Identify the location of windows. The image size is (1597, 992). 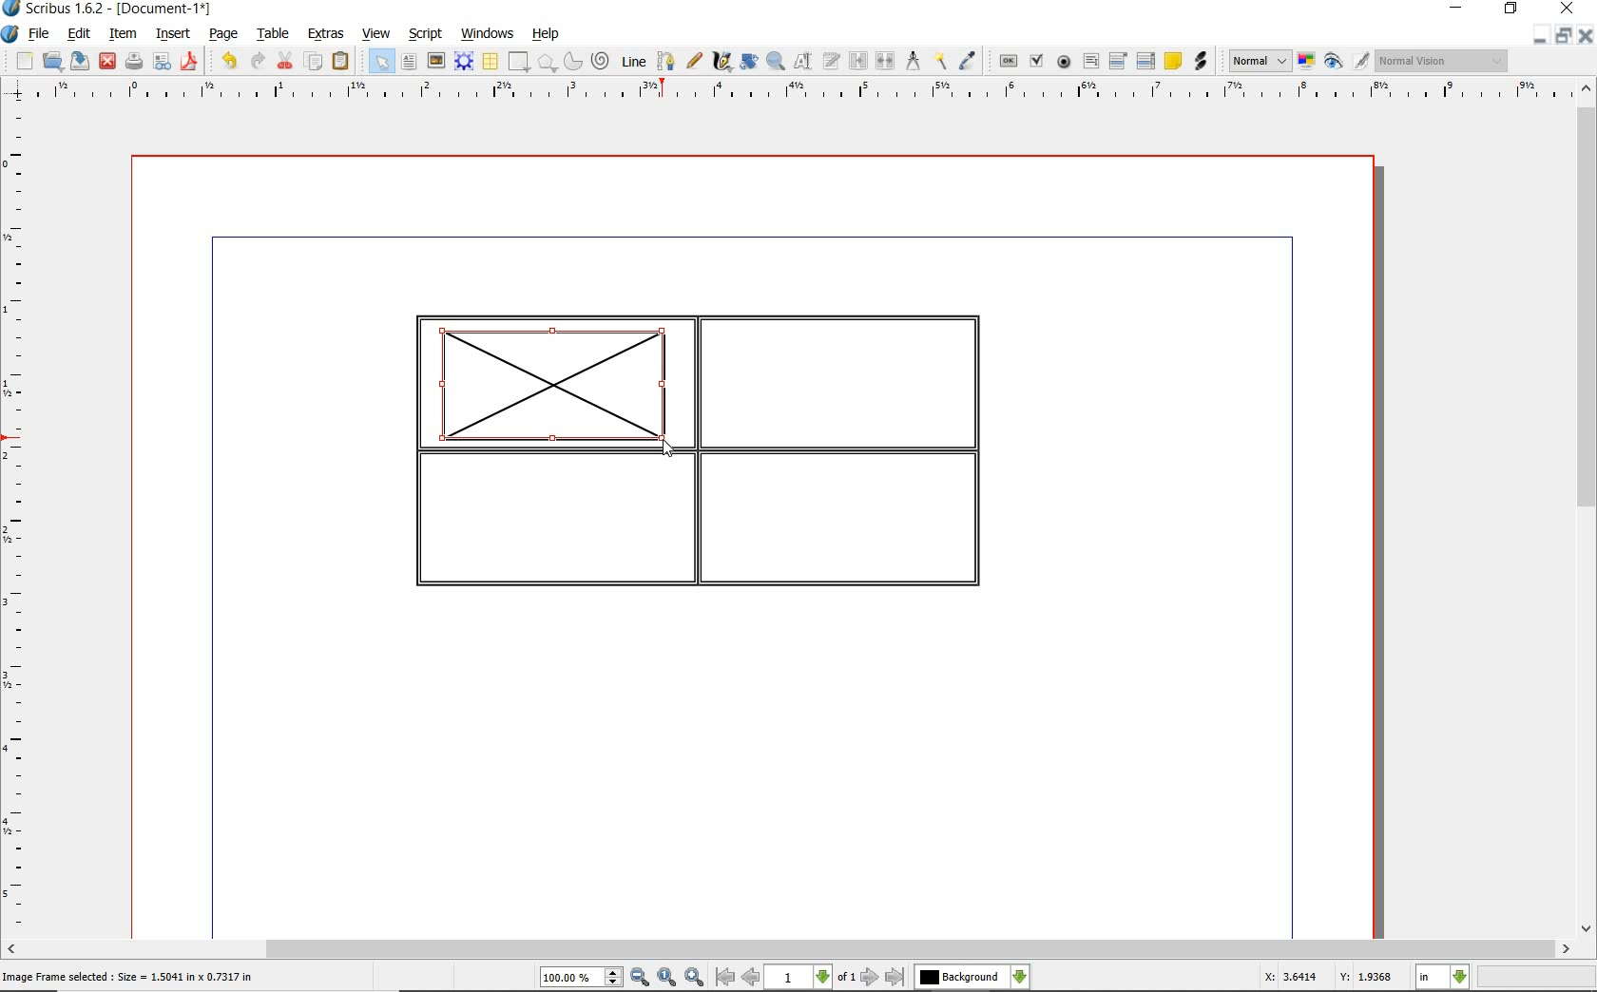
(487, 34).